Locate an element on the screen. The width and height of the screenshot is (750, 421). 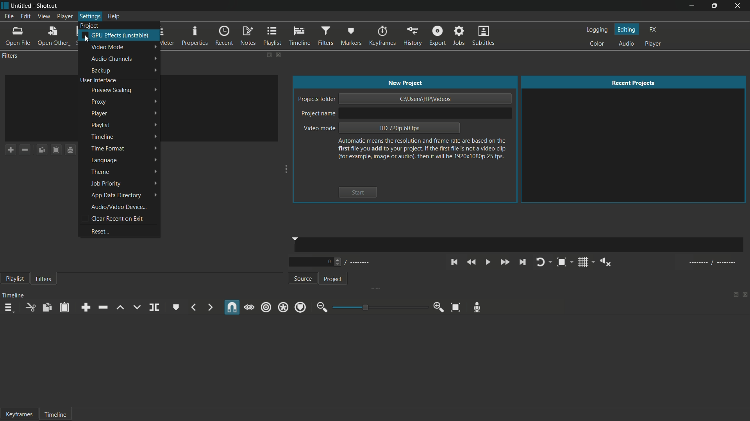
audio channels is located at coordinates (113, 59).